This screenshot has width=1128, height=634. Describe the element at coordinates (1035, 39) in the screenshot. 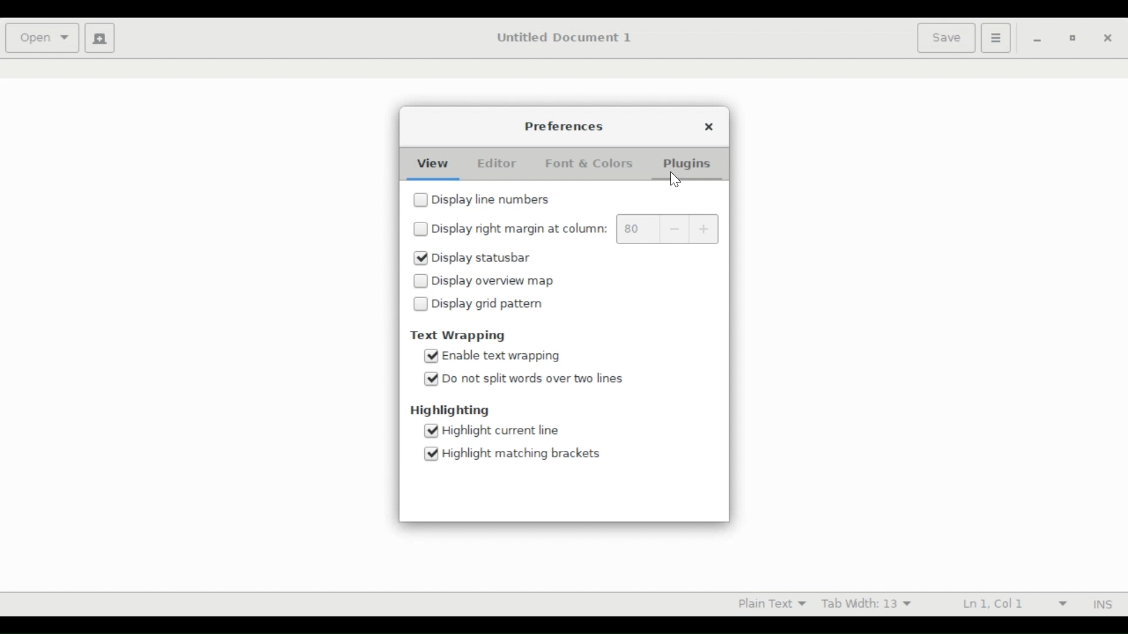

I see `minimize` at that location.